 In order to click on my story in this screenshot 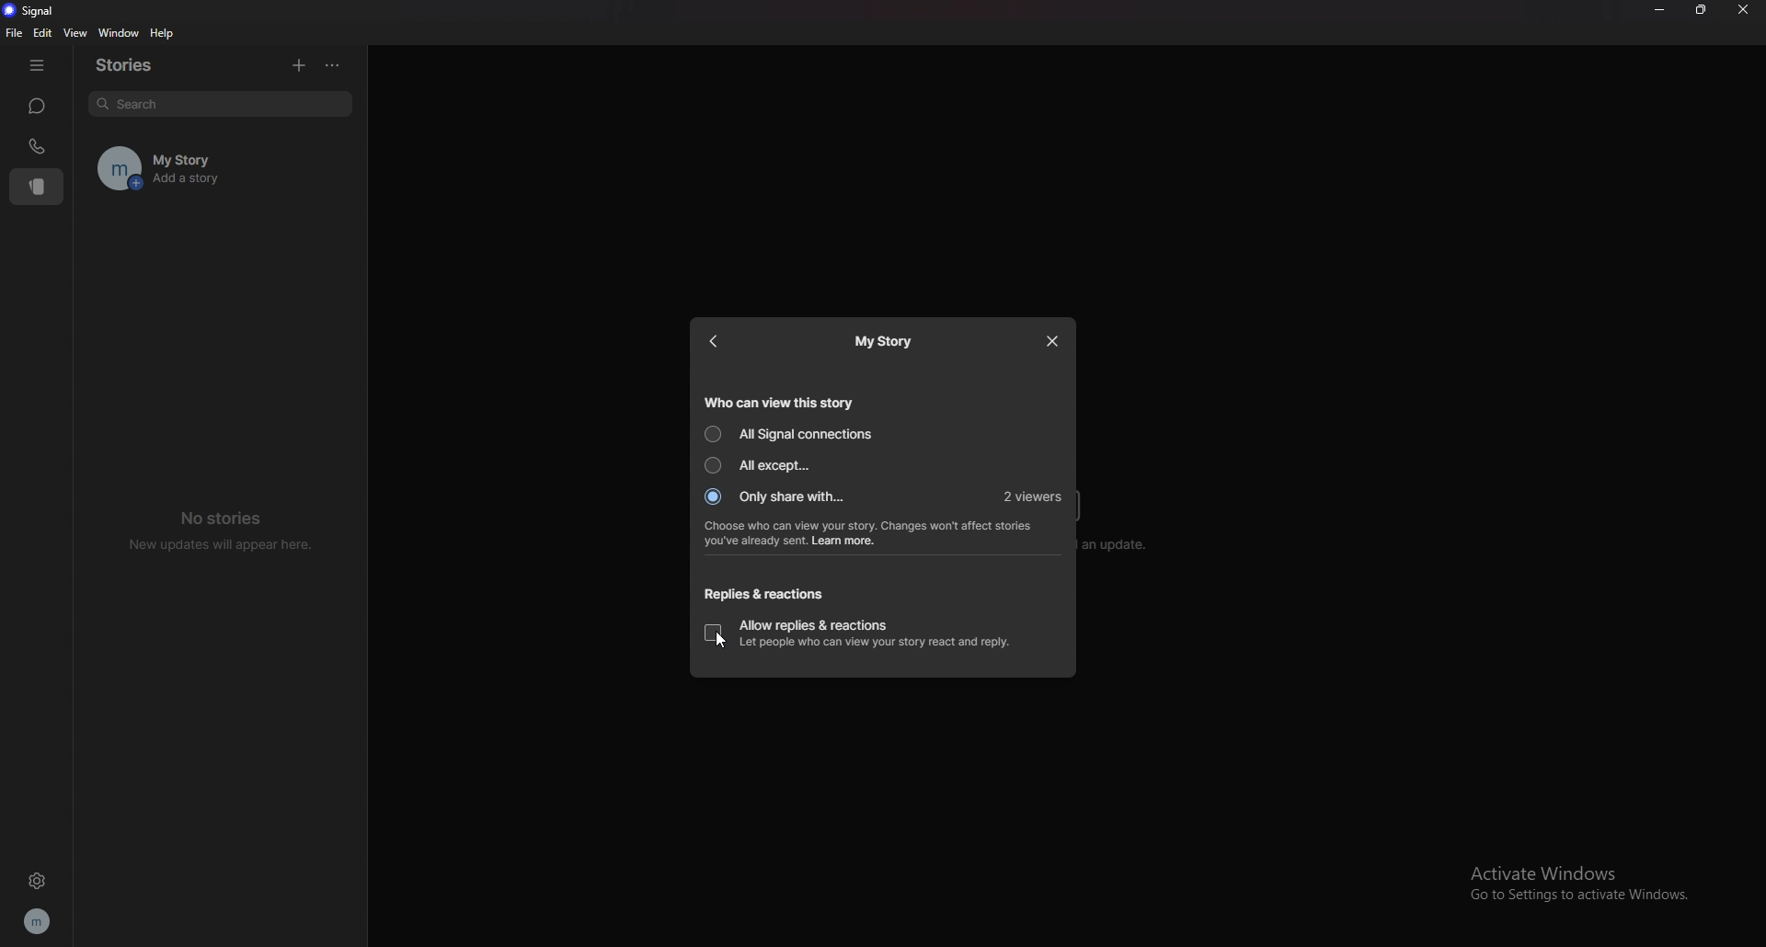, I will do `click(246, 154)`.